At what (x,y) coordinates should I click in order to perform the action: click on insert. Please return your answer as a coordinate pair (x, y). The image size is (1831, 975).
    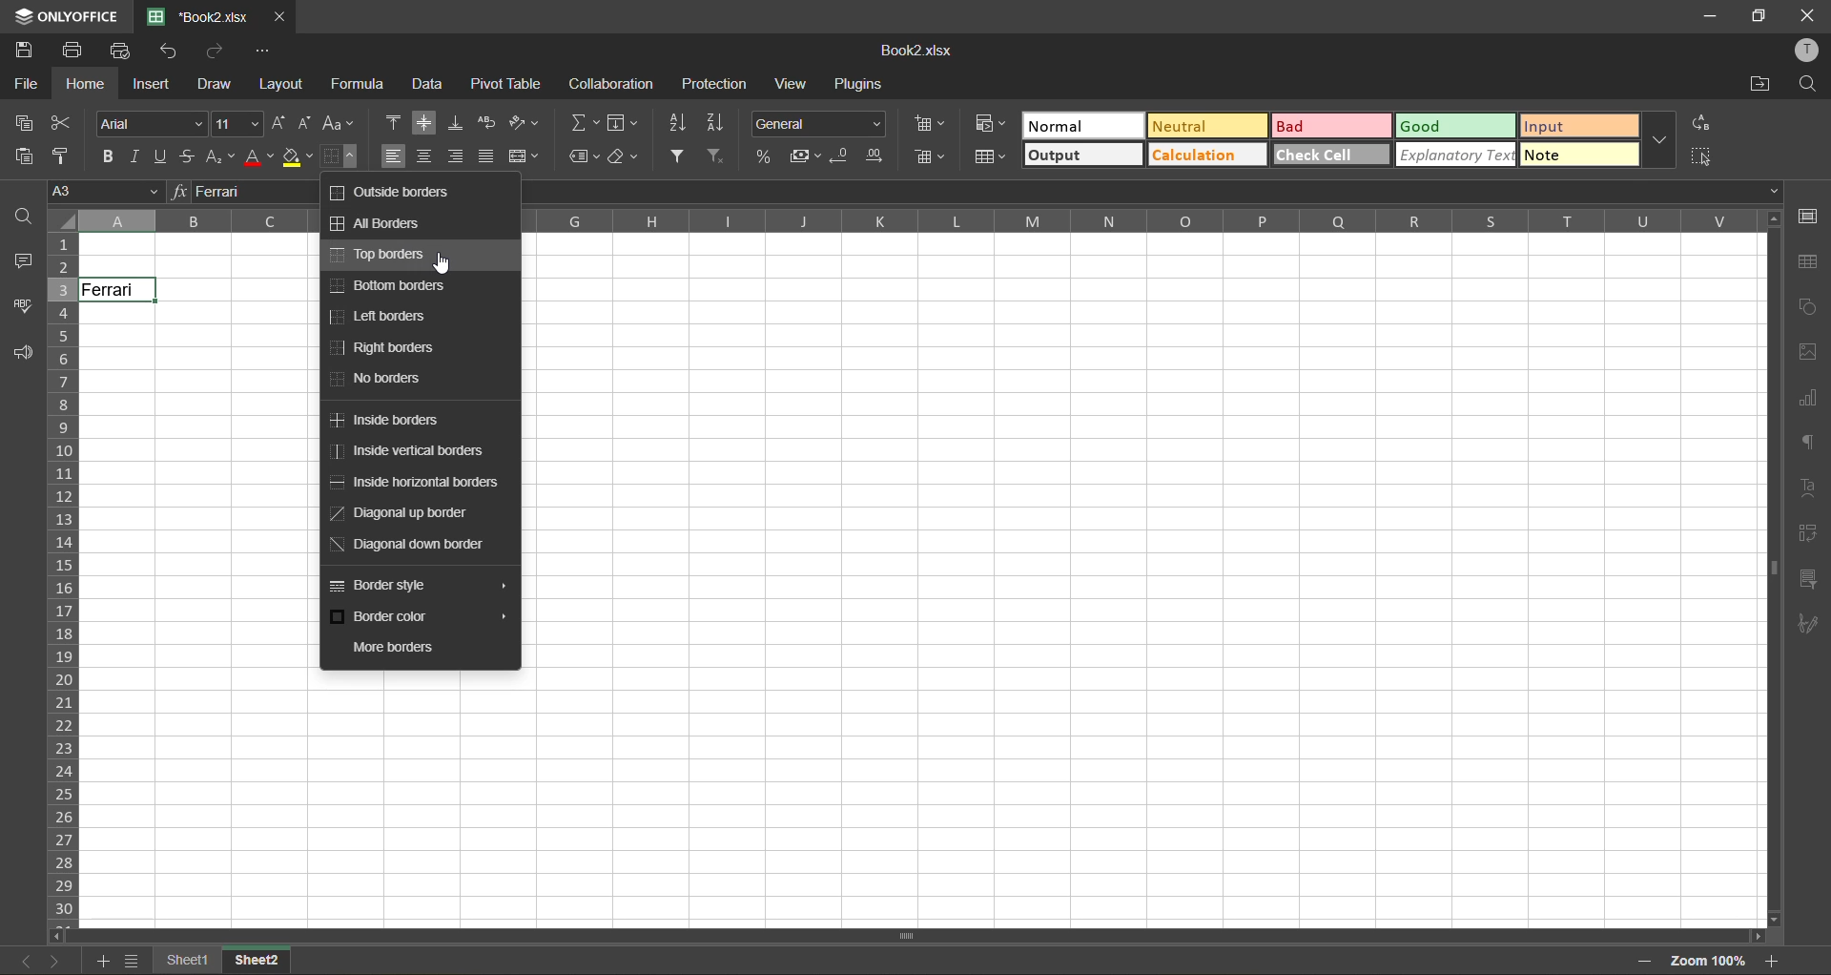
    Looking at the image, I should click on (150, 87).